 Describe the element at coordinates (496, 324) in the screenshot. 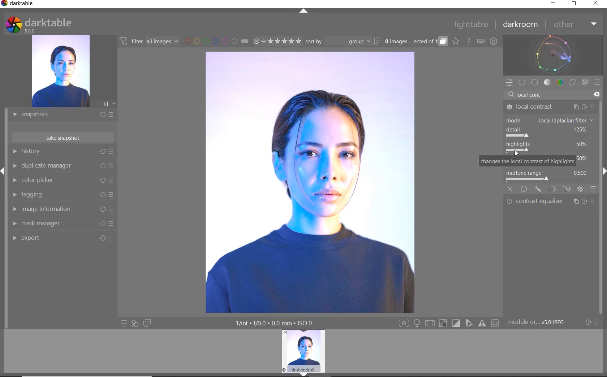

I see `Button` at that location.